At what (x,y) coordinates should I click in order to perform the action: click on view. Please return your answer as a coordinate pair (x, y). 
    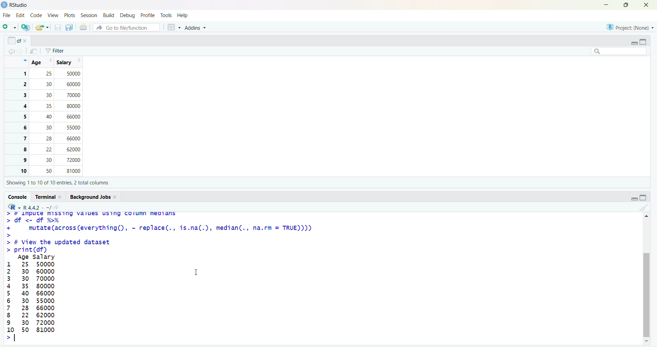
    Looking at the image, I should click on (53, 15).